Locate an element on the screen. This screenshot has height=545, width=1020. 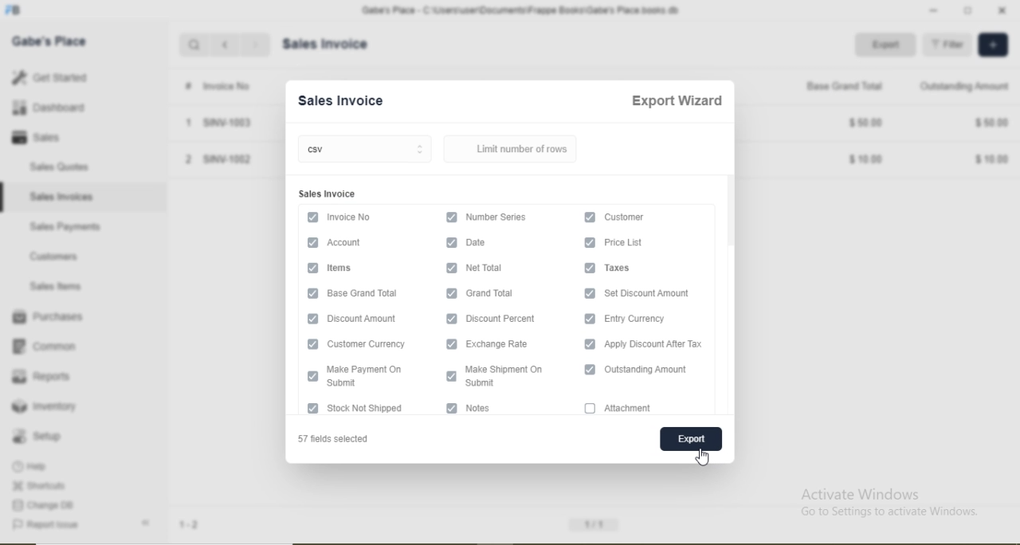
Help is located at coordinates (40, 465).